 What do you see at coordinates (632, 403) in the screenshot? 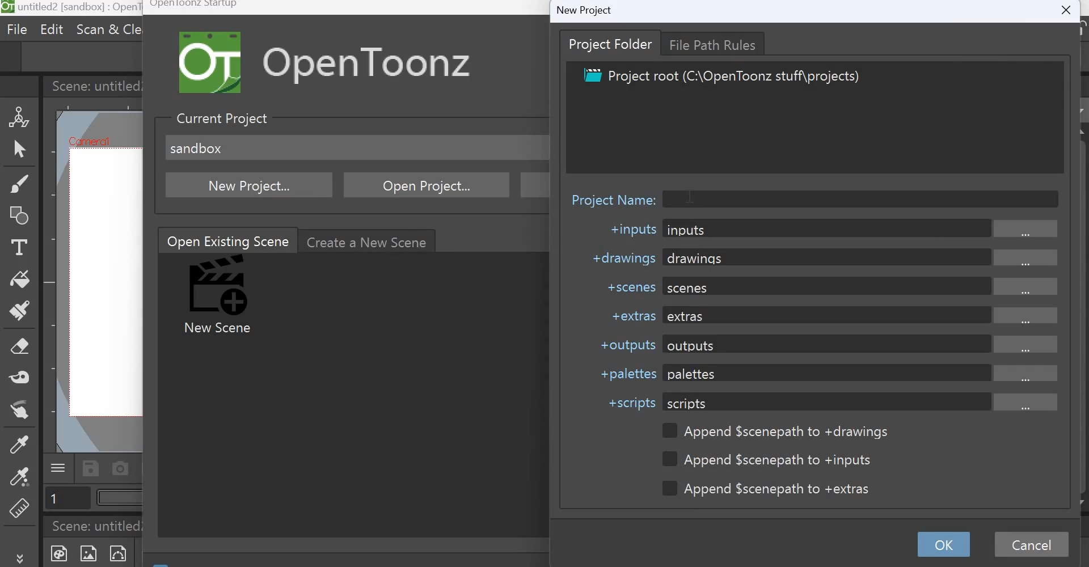
I see `+scripts` at bounding box center [632, 403].